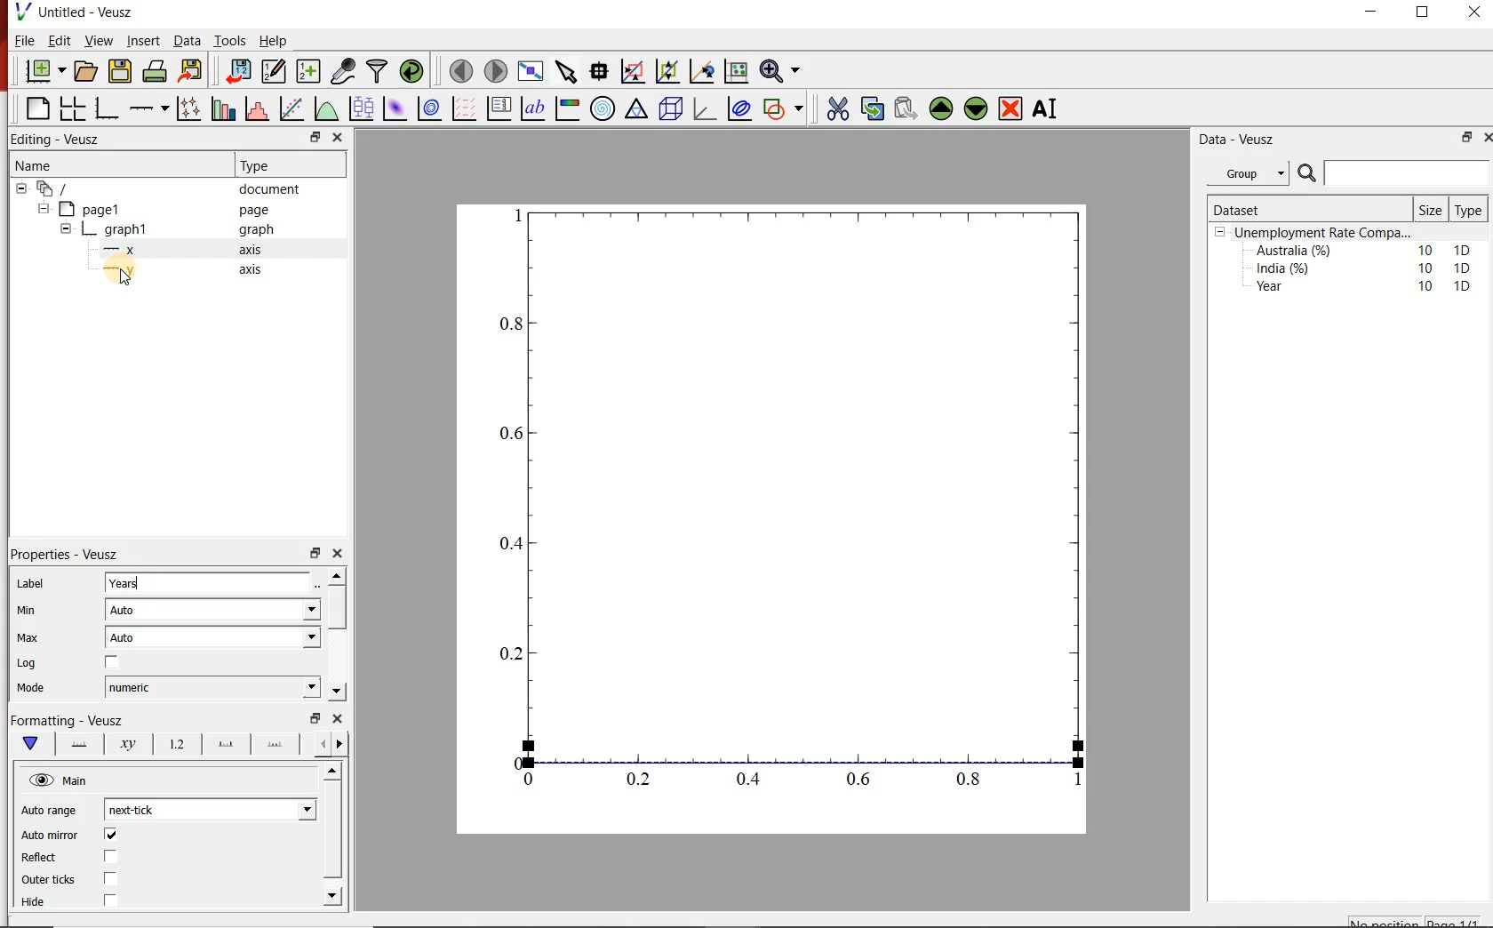 Image resolution: width=1493 pixels, height=928 pixels. I want to click on read the data points, so click(601, 70).